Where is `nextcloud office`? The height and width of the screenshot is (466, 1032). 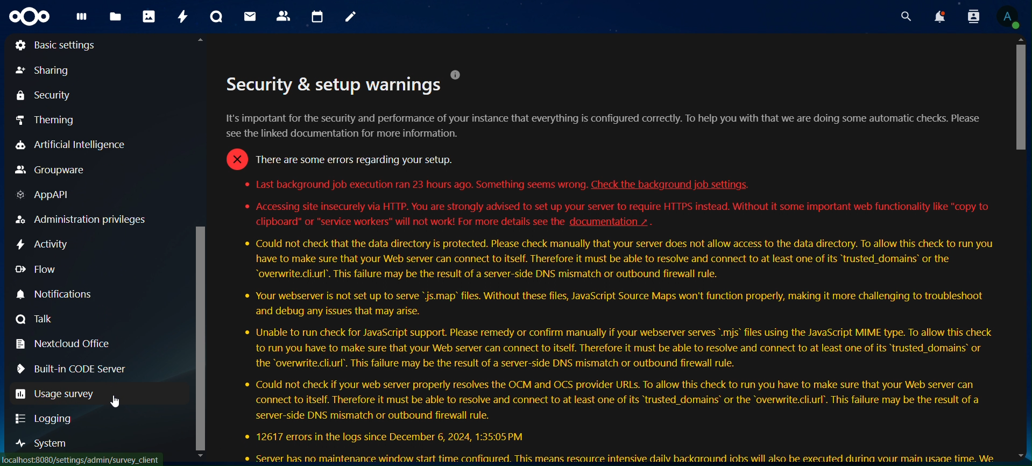
nextcloud office is located at coordinates (63, 345).